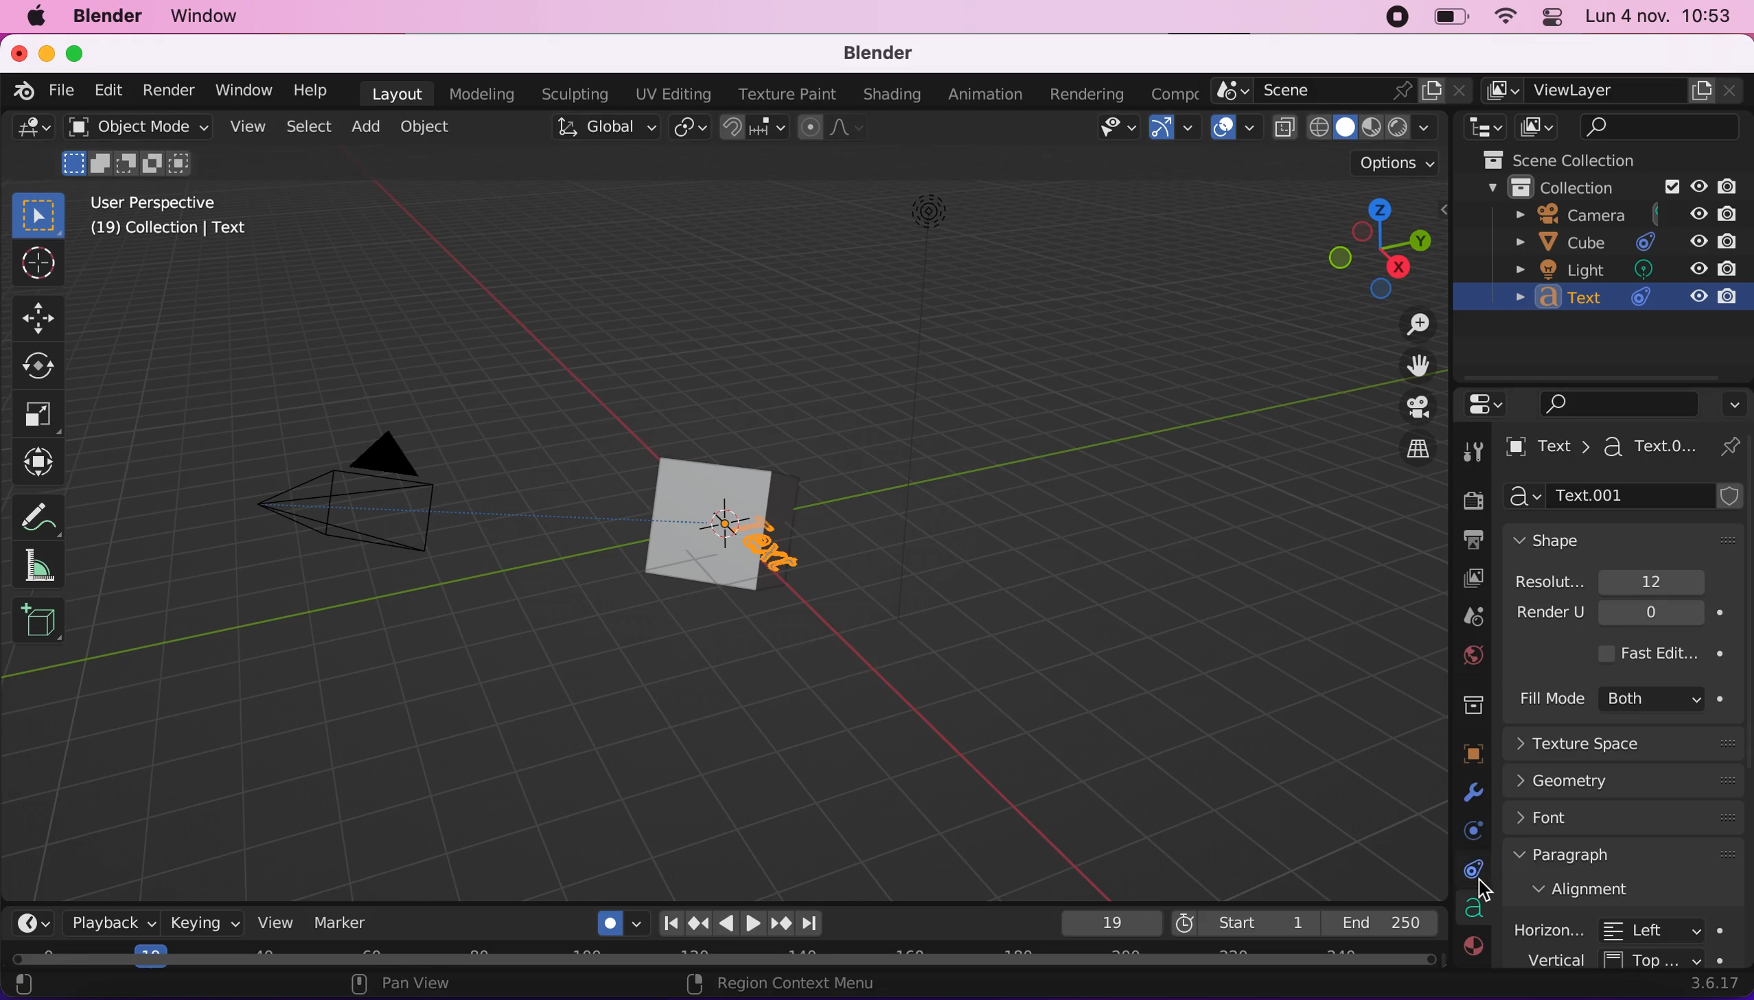 The width and height of the screenshot is (1754, 1000). What do you see at coordinates (1089, 93) in the screenshot?
I see `rendering` at bounding box center [1089, 93].